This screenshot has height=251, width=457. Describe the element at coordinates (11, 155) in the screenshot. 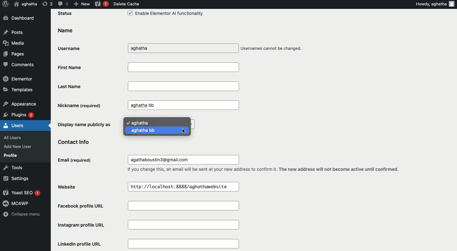

I see `Profile` at that location.